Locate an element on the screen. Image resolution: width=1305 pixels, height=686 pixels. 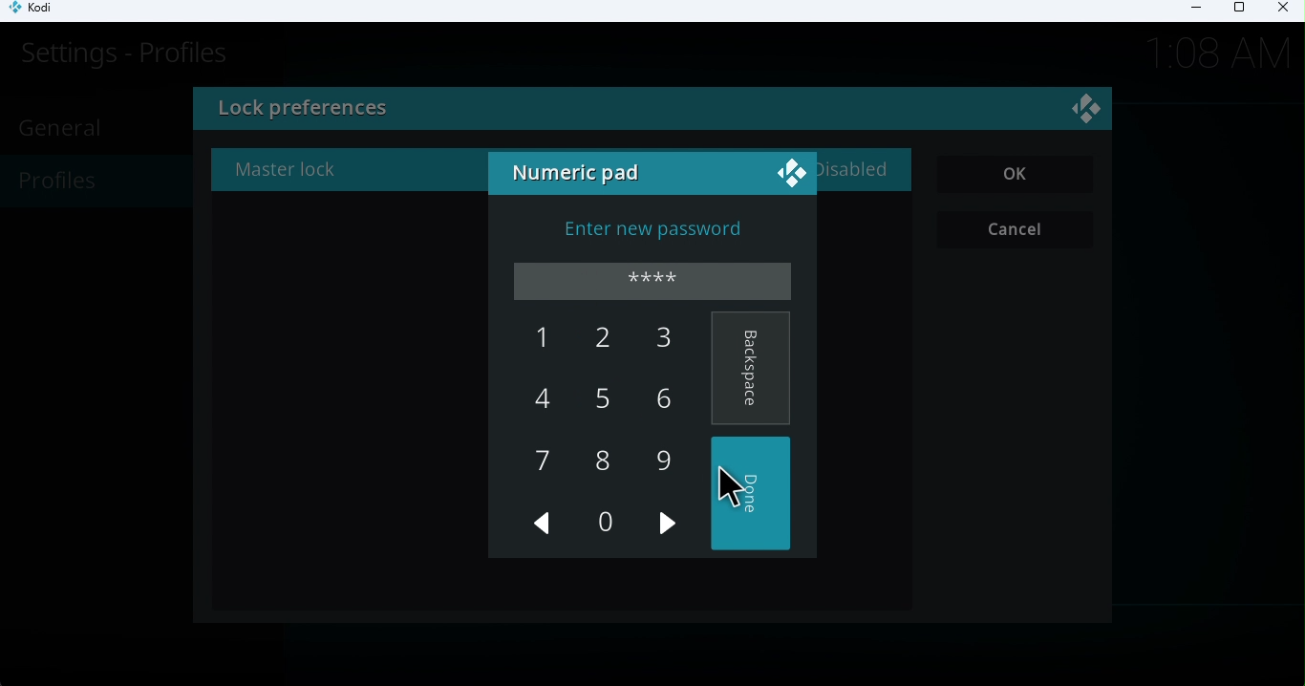
8 is located at coordinates (601, 461).